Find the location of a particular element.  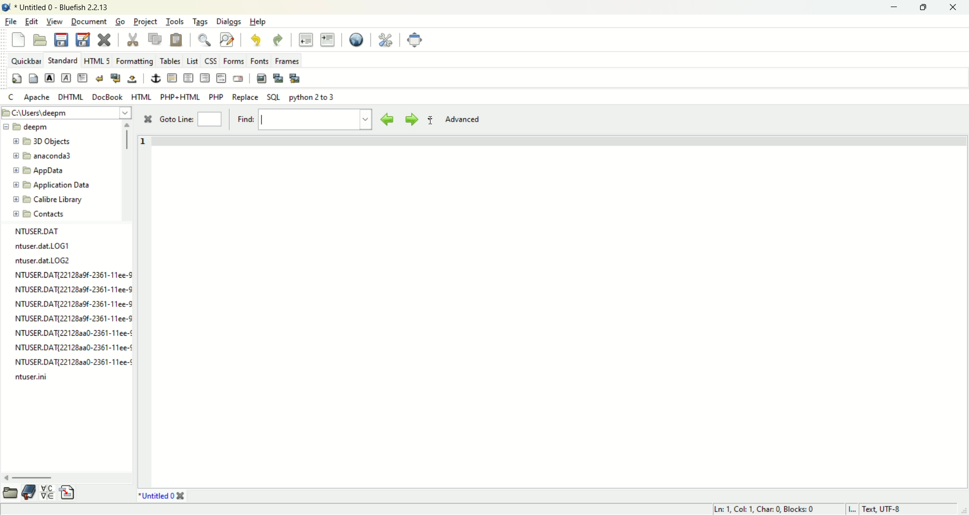

formatting is located at coordinates (134, 63).